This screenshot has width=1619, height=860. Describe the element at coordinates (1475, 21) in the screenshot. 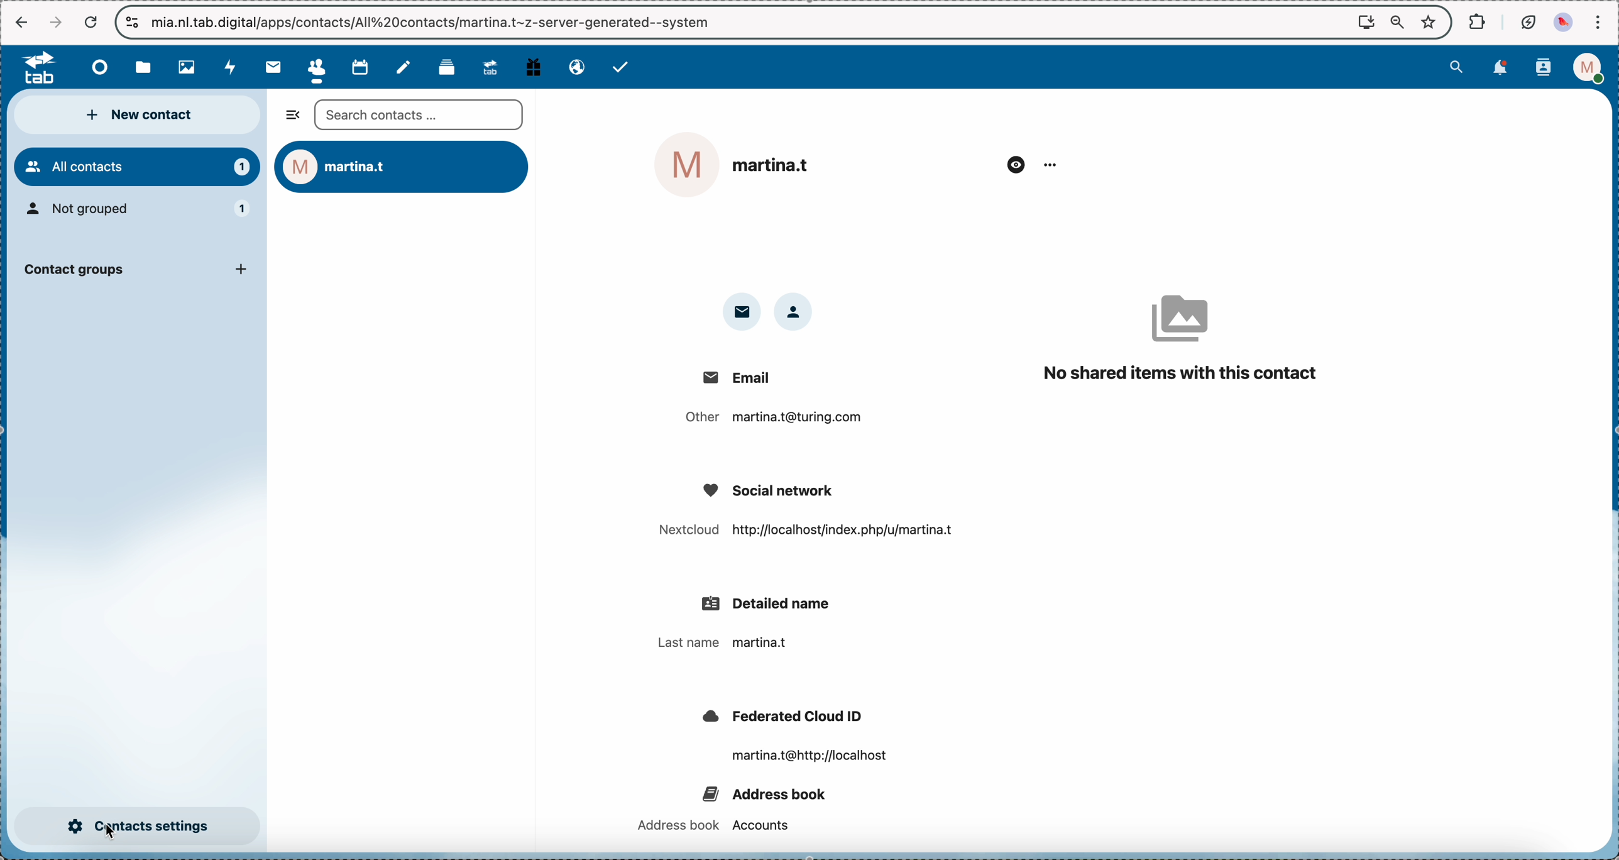

I see `extensions` at that location.